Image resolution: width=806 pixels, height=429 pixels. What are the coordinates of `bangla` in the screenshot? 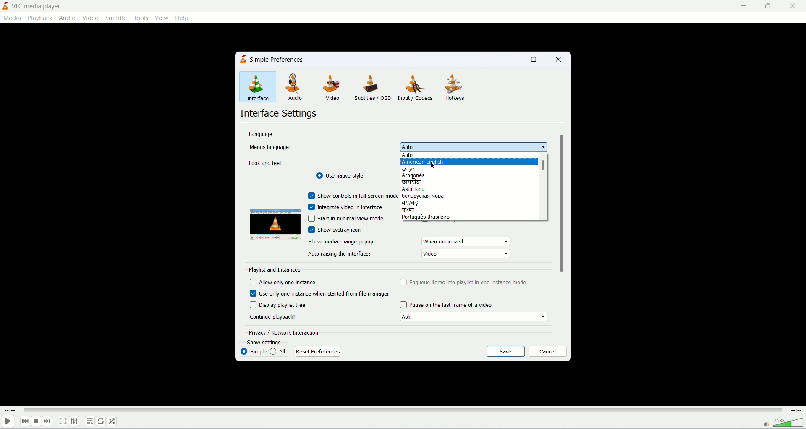 It's located at (422, 210).